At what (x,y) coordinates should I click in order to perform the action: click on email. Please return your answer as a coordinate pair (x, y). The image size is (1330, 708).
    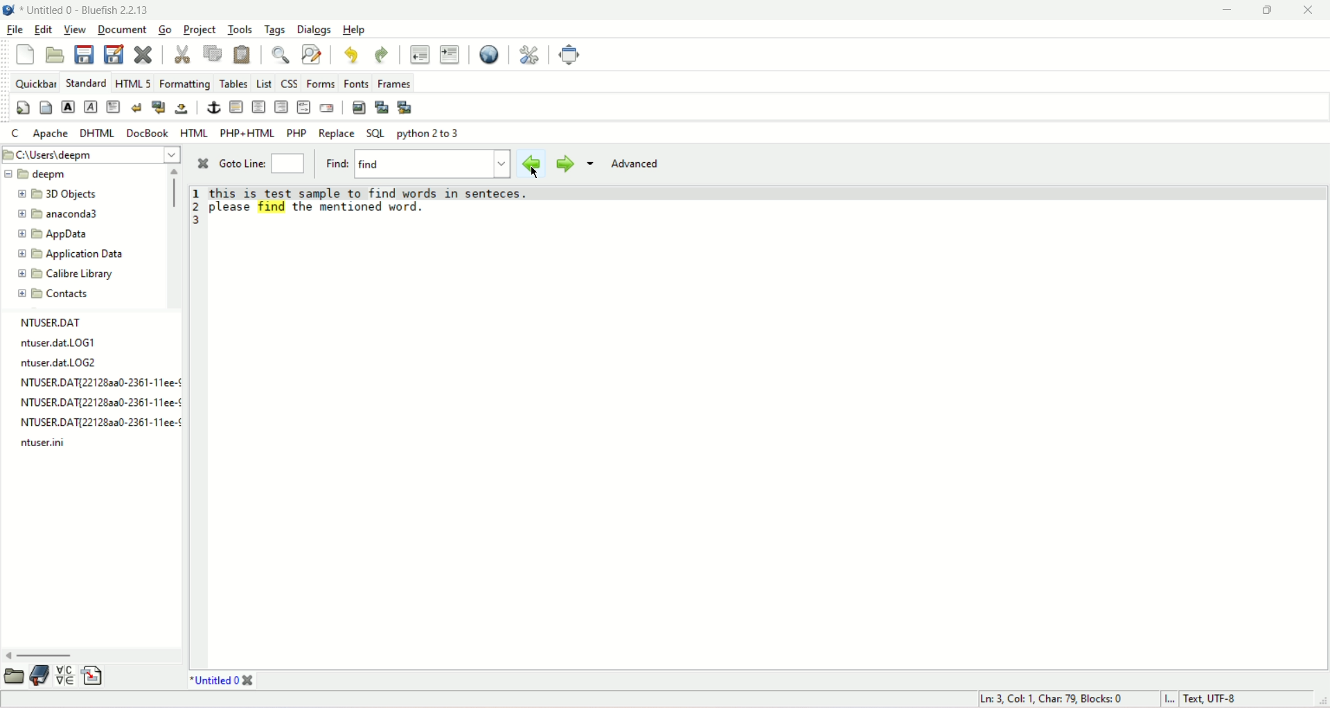
    Looking at the image, I should click on (326, 107).